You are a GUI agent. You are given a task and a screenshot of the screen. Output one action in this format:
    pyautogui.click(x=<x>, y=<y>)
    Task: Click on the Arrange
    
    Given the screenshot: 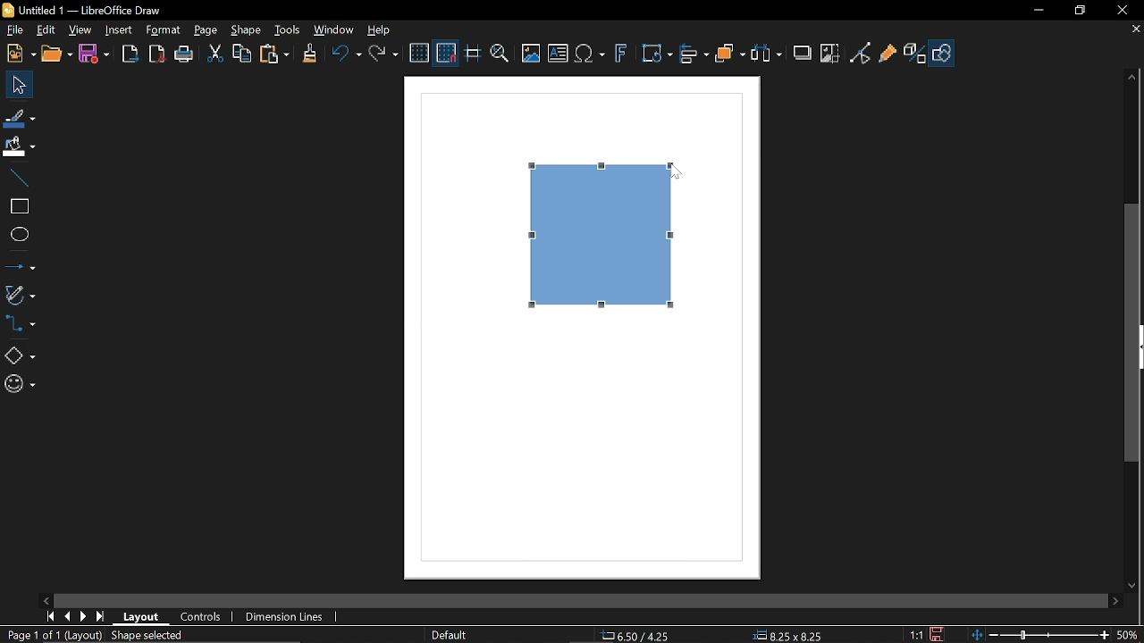 What is the action you would take?
    pyautogui.click(x=731, y=55)
    